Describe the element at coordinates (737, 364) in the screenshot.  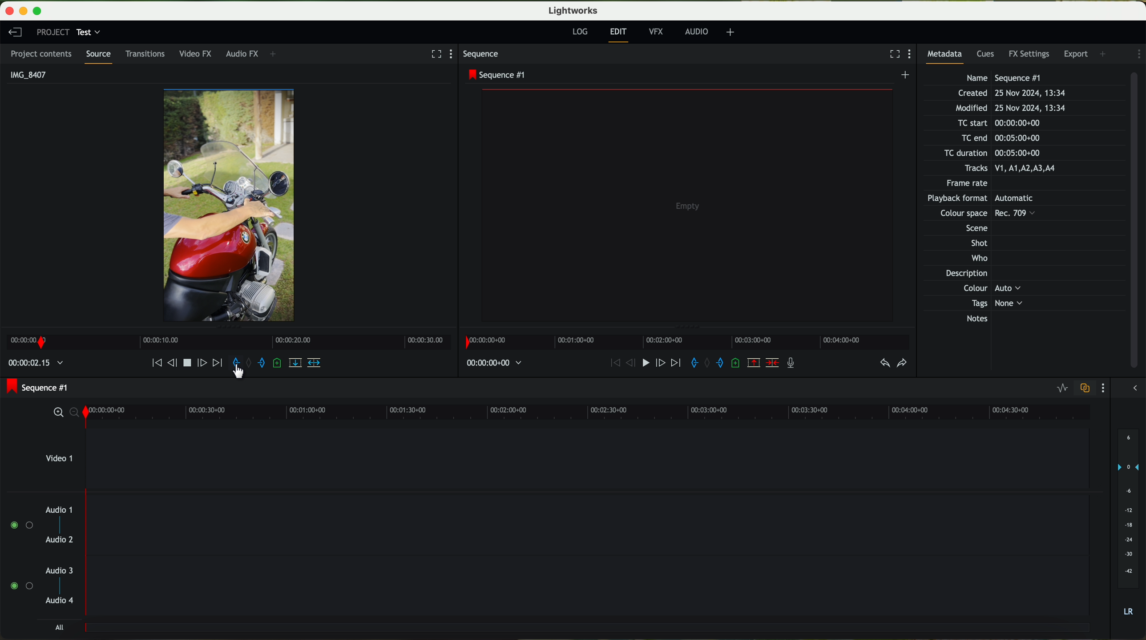
I see `add a cue at the current position` at that location.